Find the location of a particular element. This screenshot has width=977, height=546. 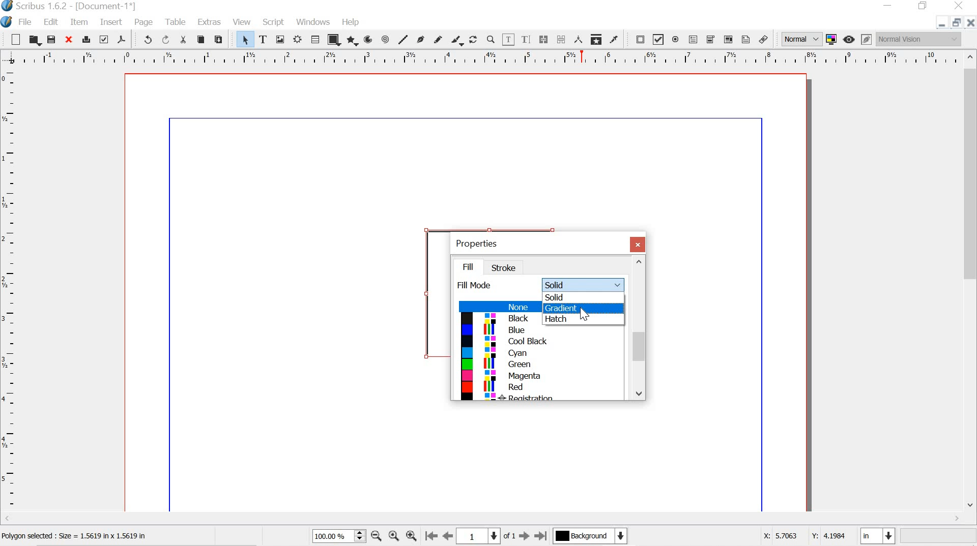

black is located at coordinates (495, 319).